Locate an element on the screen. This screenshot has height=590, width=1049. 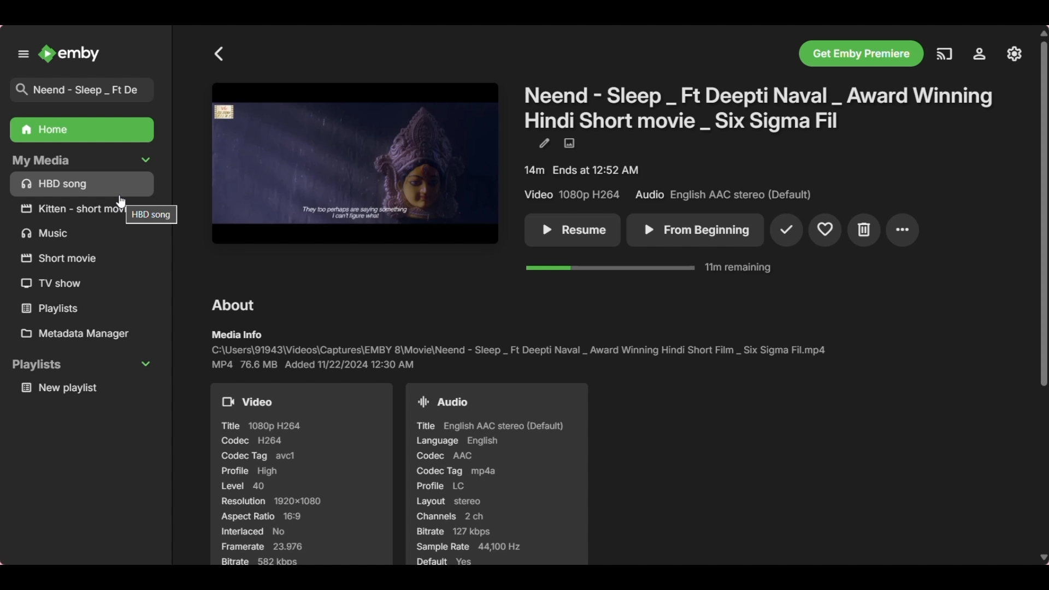
Metadata manager is located at coordinates (86, 334).